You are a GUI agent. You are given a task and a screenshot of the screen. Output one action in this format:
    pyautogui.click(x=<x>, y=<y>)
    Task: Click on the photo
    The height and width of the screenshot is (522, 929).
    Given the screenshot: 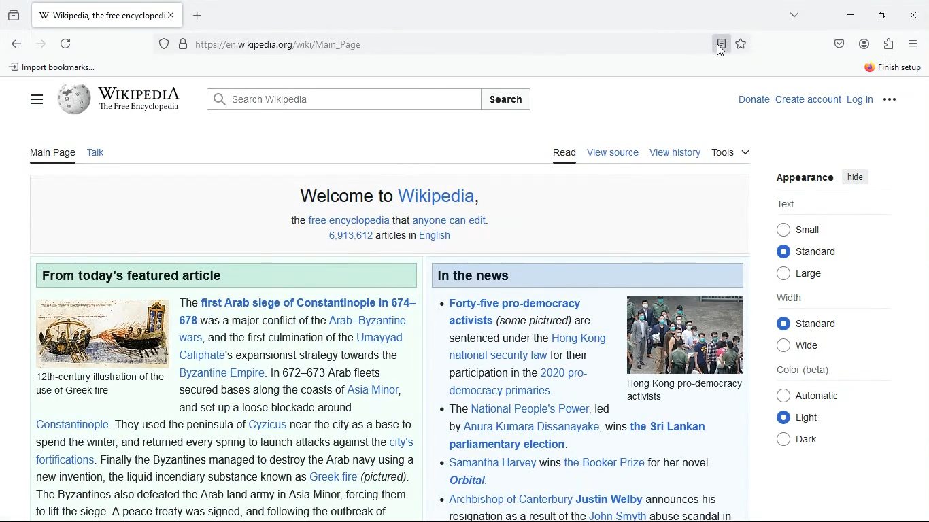 What is the action you would take?
    pyautogui.click(x=686, y=334)
    